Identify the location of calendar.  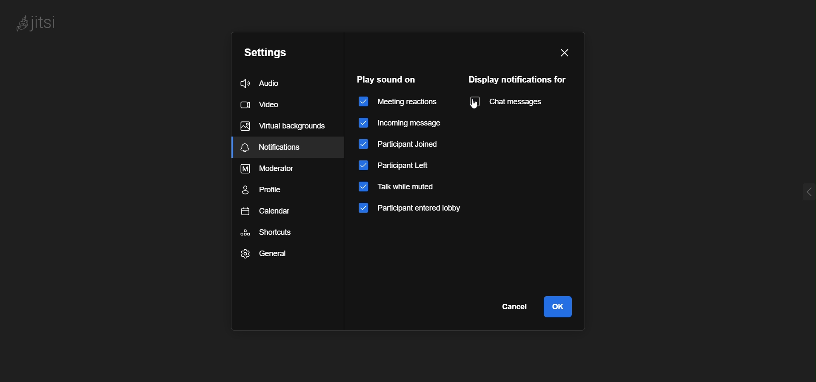
(275, 212).